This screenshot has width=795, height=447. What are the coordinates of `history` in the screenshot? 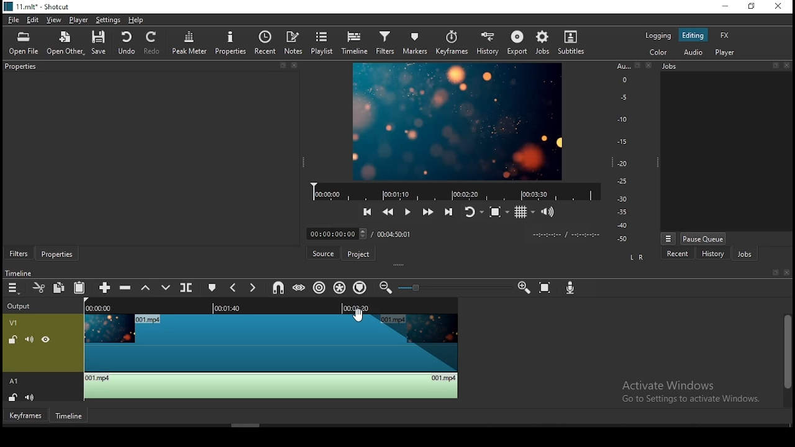 It's located at (707, 255).